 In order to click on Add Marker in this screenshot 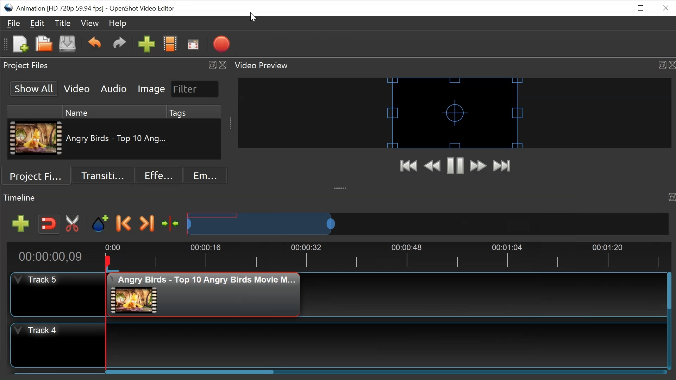, I will do `click(101, 224)`.